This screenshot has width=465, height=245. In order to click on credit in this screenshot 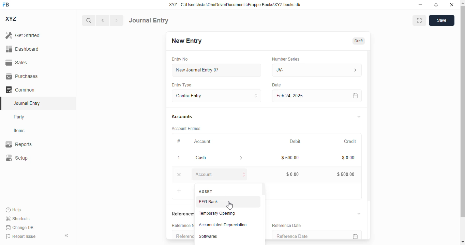, I will do `click(350, 141)`.